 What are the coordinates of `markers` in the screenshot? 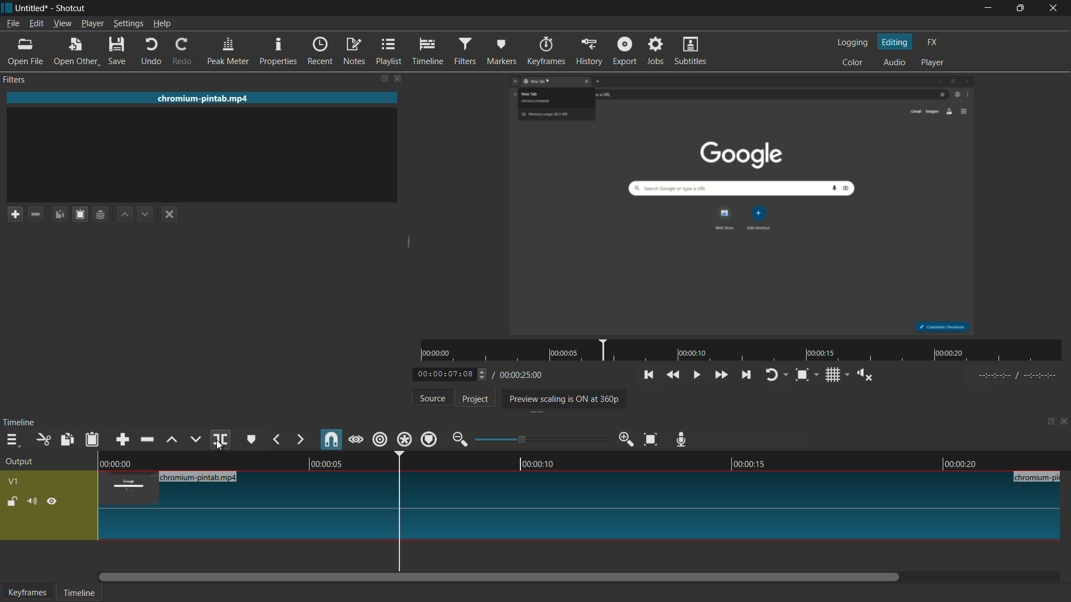 It's located at (500, 52).